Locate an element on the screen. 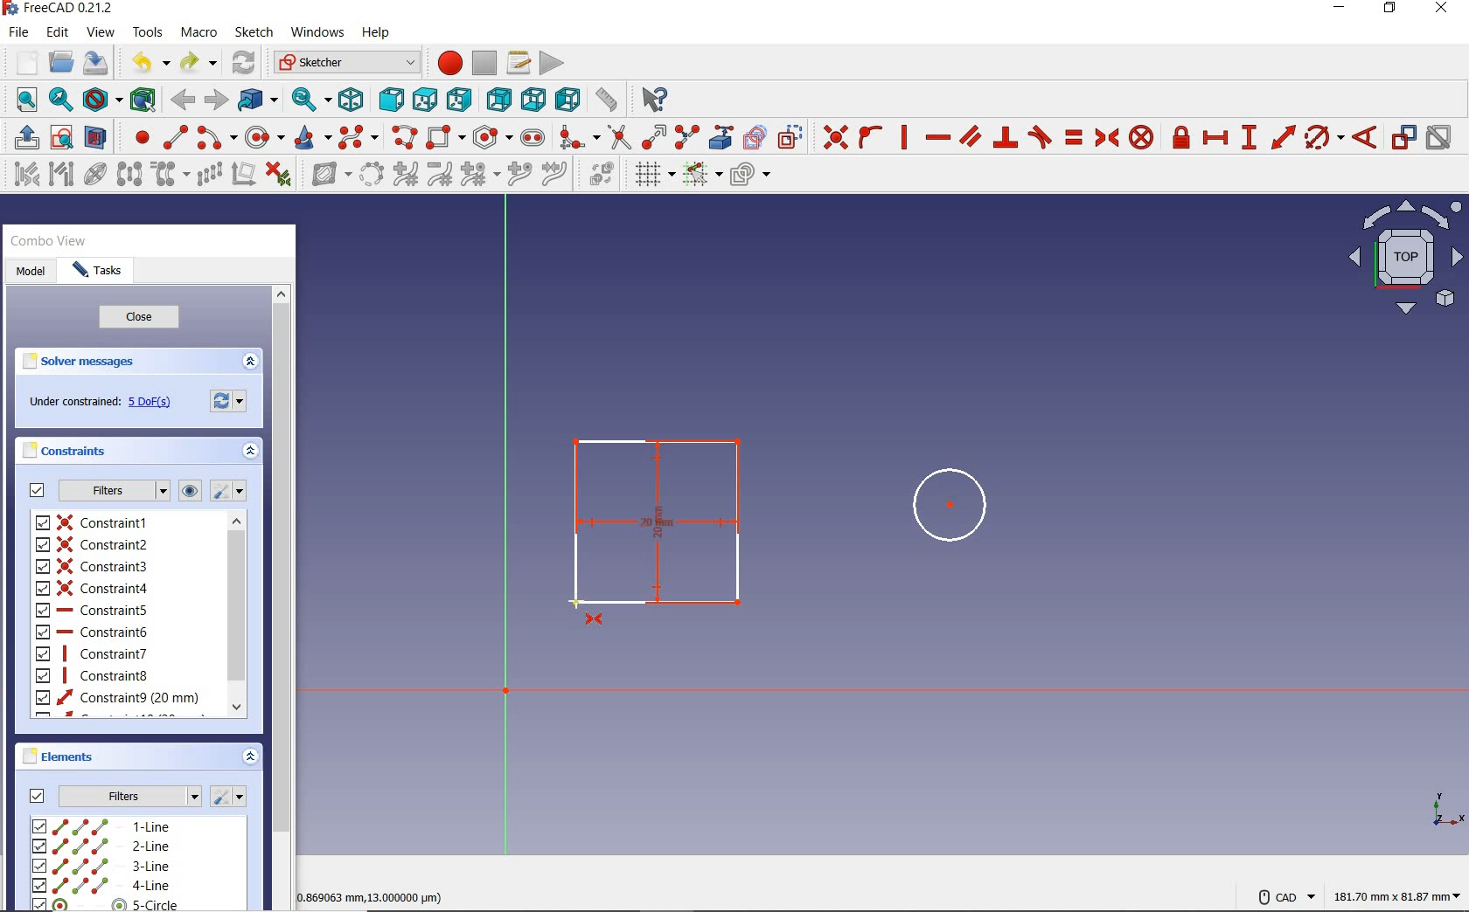 The height and width of the screenshot is (912, 1469). Scroll up is located at coordinates (282, 291).